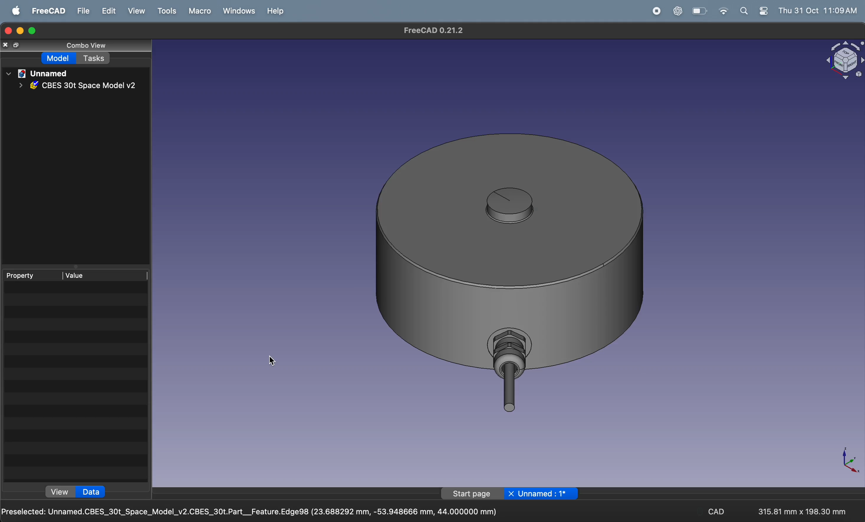 This screenshot has height=522, width=865. Describe the element at coordinates (59, 493) in the screenshot. I see `view` at that location.